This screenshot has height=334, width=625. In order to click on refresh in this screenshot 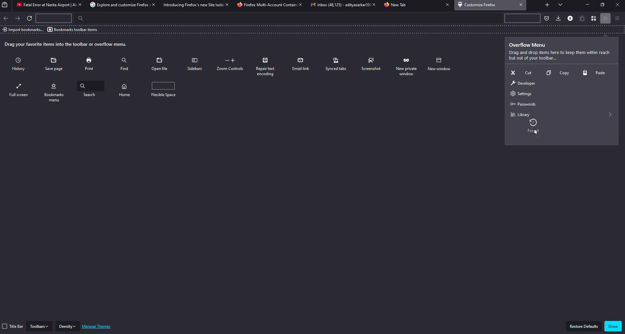, I will do `click(30, 19)`.